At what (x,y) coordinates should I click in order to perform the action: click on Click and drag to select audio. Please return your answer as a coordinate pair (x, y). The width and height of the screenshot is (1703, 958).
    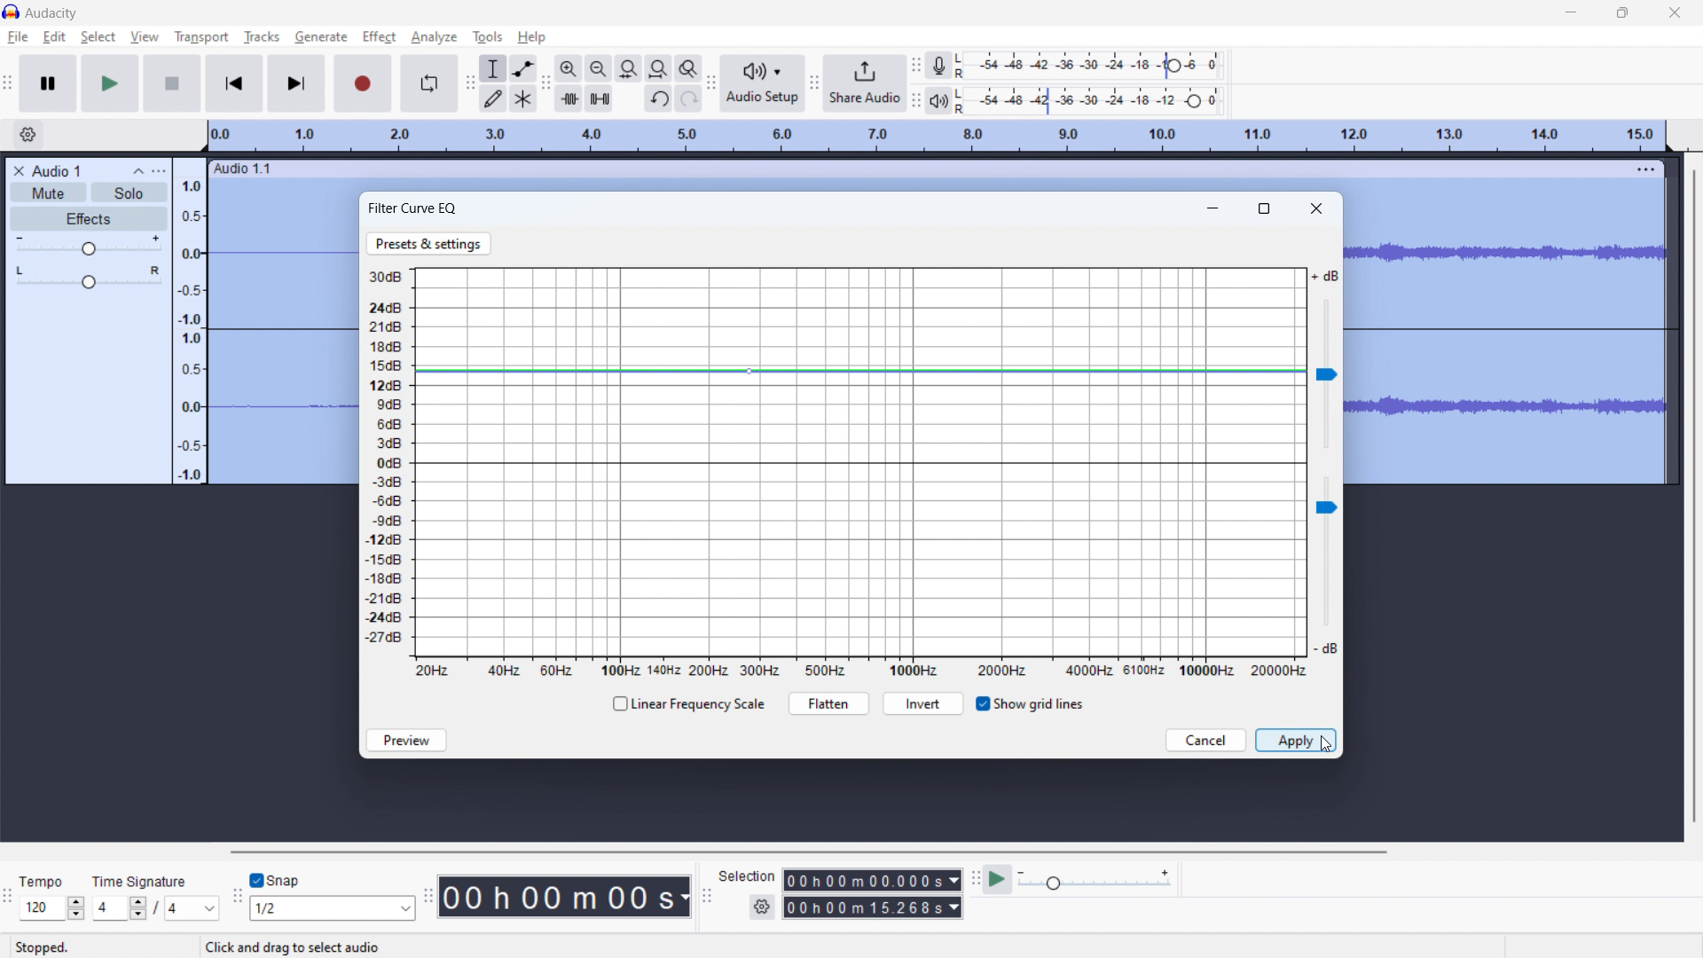
    Looking at the image, I should click on (291, 946).